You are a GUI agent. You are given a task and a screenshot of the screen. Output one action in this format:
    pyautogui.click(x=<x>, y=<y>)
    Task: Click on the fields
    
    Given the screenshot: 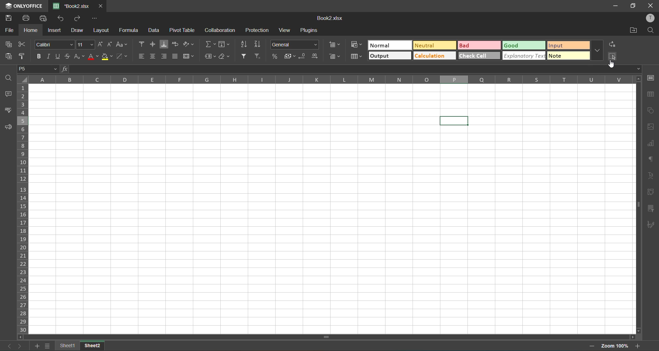 What is the action you would take?
    pyautogui.click(x=224, y=45)
    